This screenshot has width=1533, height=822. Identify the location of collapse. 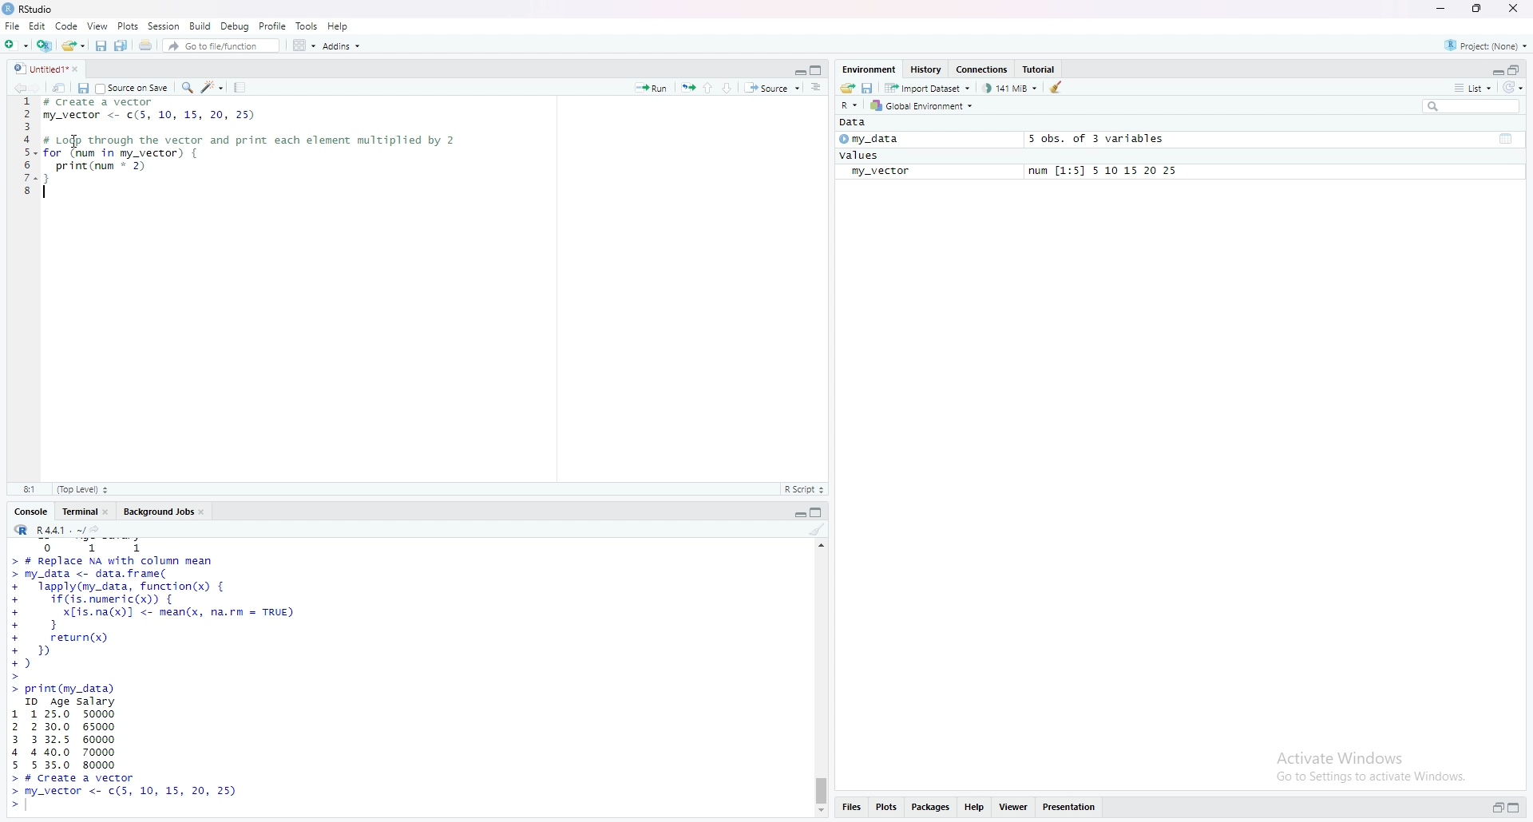
(821, 512).